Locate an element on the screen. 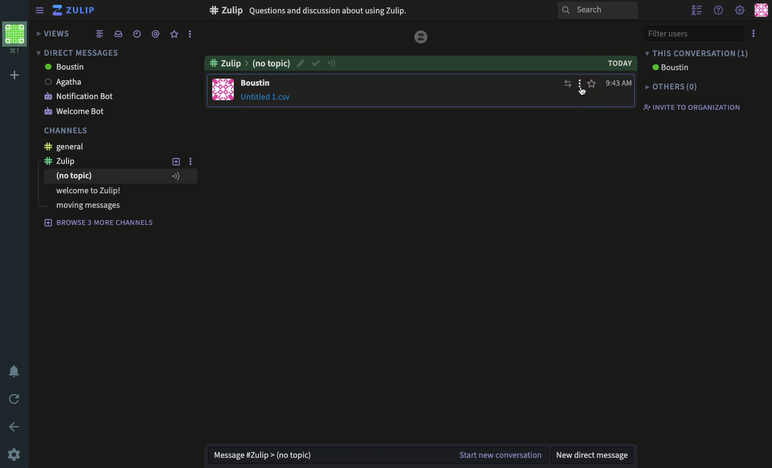 This screenshot has width=772, height=468. Others is located at coordinates (674, 87).